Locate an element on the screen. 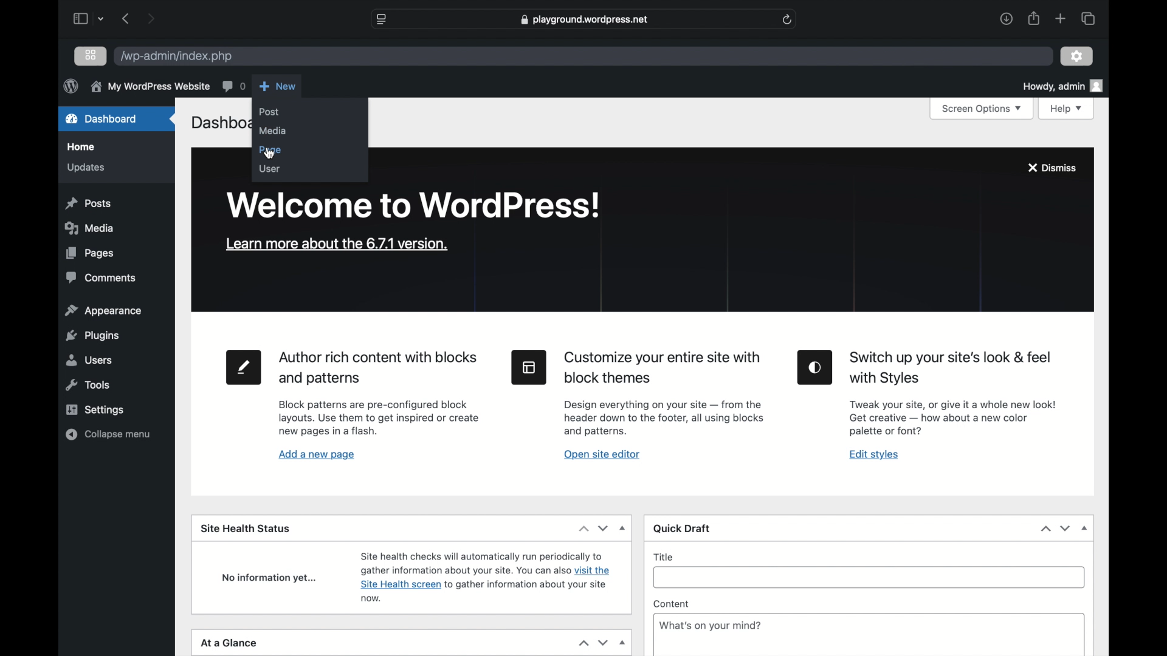 This screenshot has width=1167, height=656. cursor is located at coordinates (270, 155).